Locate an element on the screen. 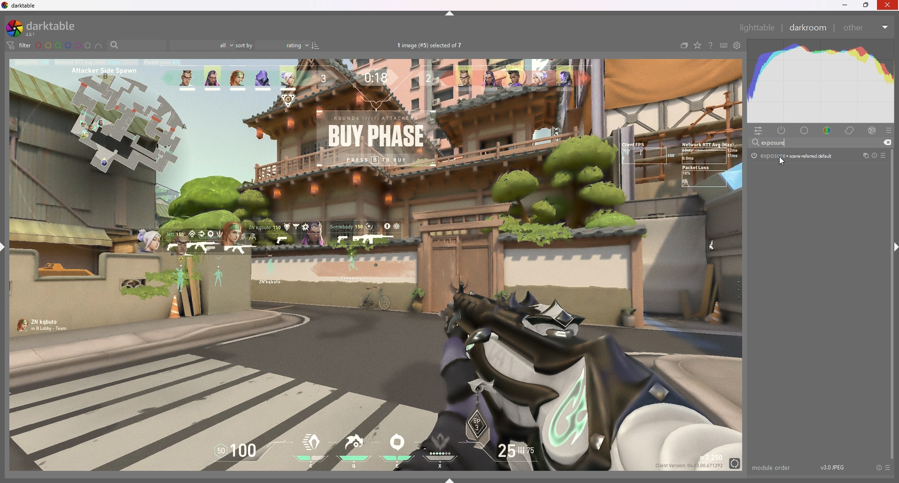 Image resolution: width=899 pixels, height=483 pixels. show global preference is located at coordinates (737, 45).